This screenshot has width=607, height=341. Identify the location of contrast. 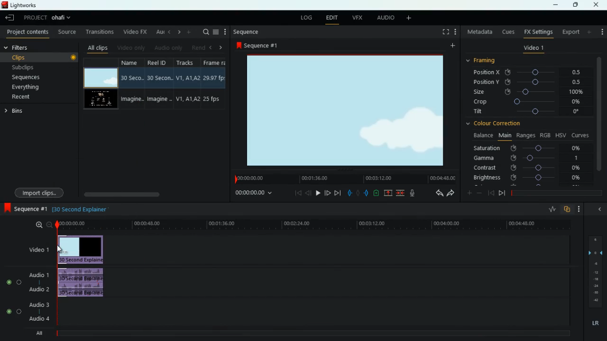
(526, 168).